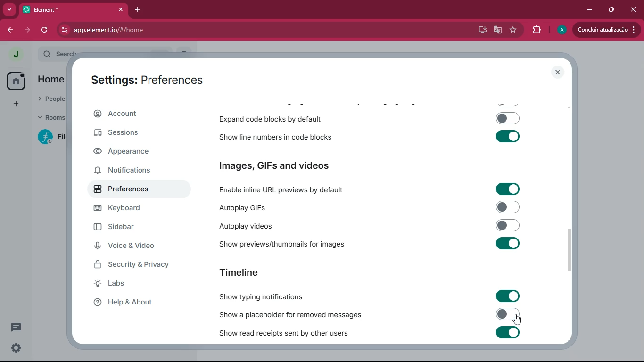  Describe the element at coordinates (570, 250) in the screenshot. I see `scroll bar` at that location.